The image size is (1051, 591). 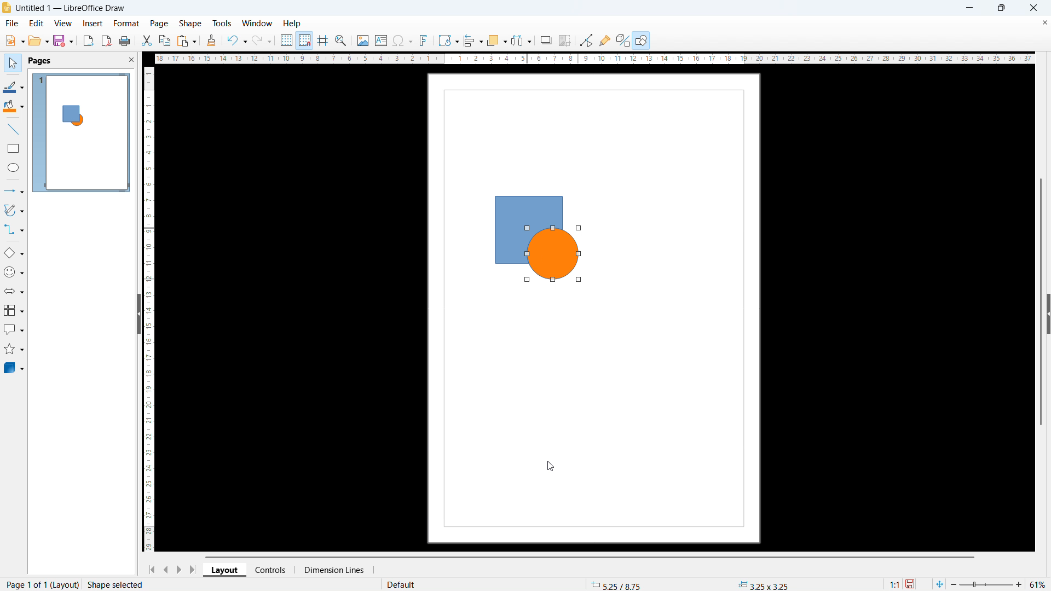 What do you see at coordinates (292, 23) in the screenshot?
I see `help ` at bounding box center [292, 23].